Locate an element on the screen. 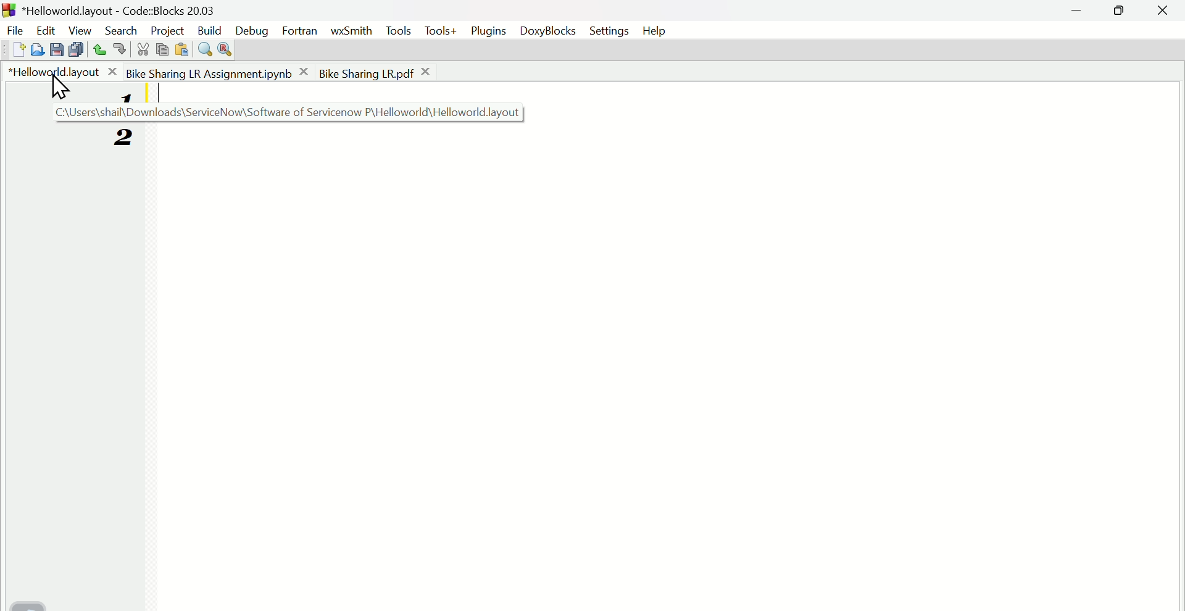 The image size is (1185, 611). minimise is located at coordinates (1081, 12).